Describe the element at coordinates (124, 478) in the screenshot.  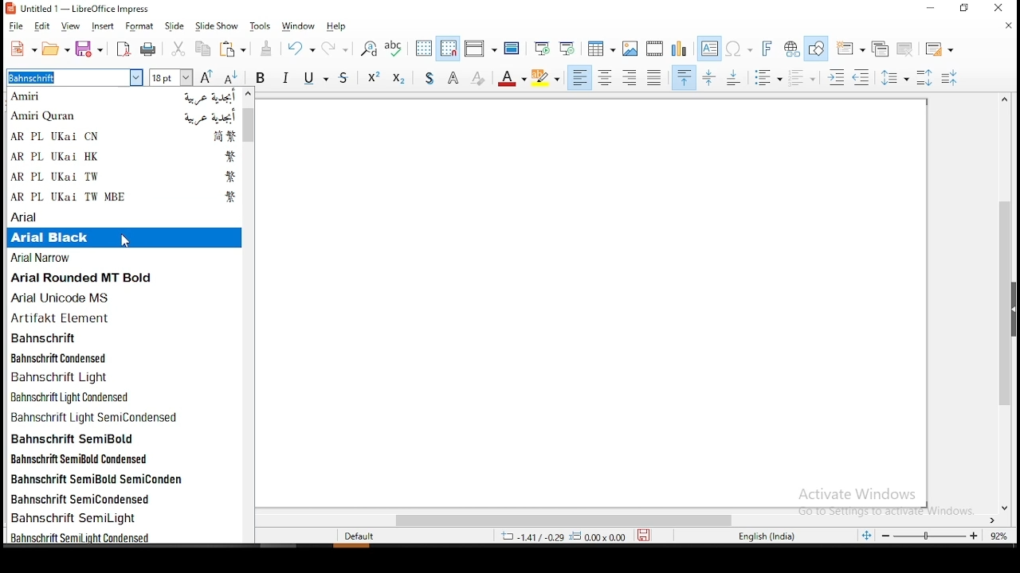
I see `bahnschrift semibold semiconden` at that location.